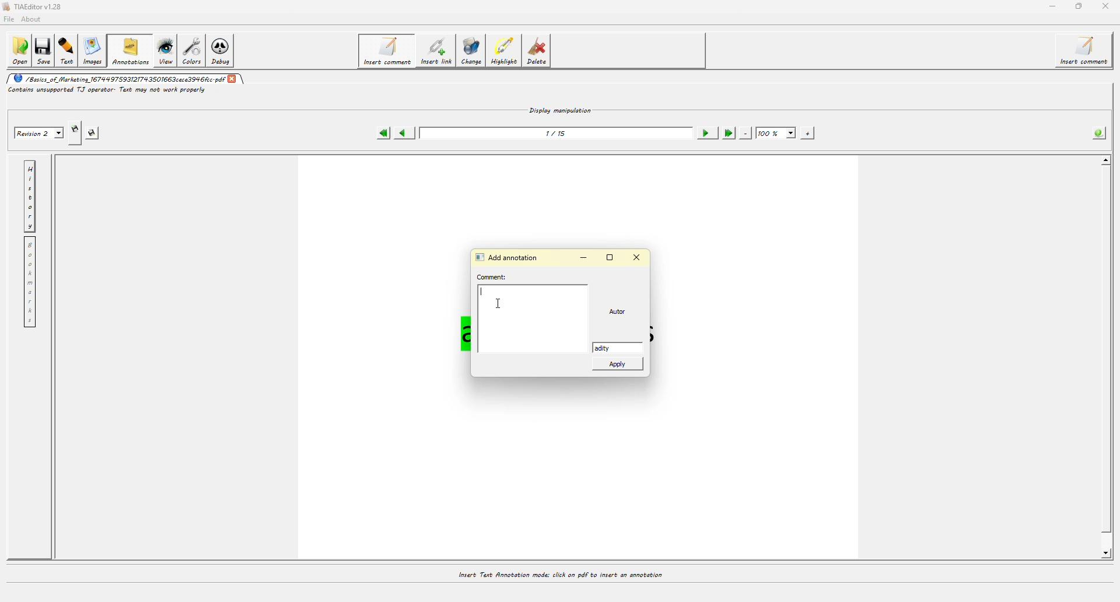  Describe the element at coordinates (96, 133) in the screenshot. I see `saves this revision` at that location.